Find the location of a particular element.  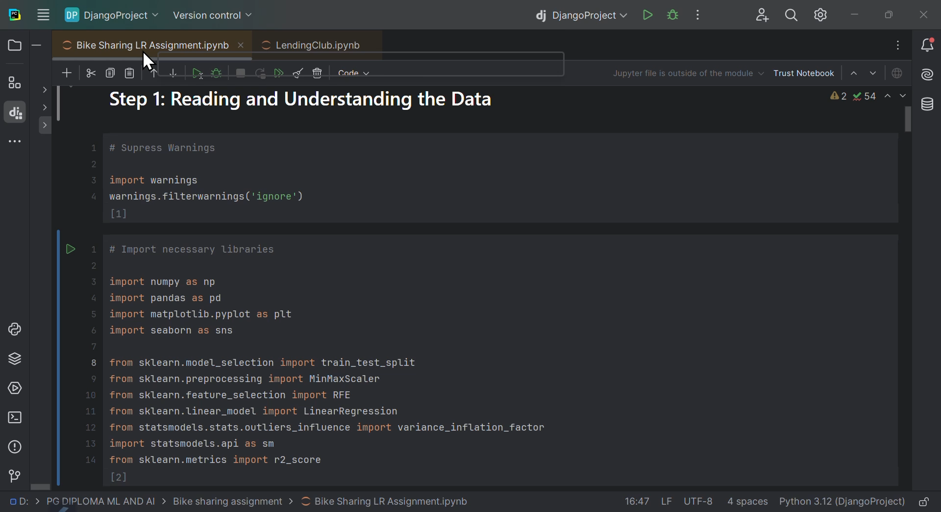

Files and folders is located at coordinates (24, 45).